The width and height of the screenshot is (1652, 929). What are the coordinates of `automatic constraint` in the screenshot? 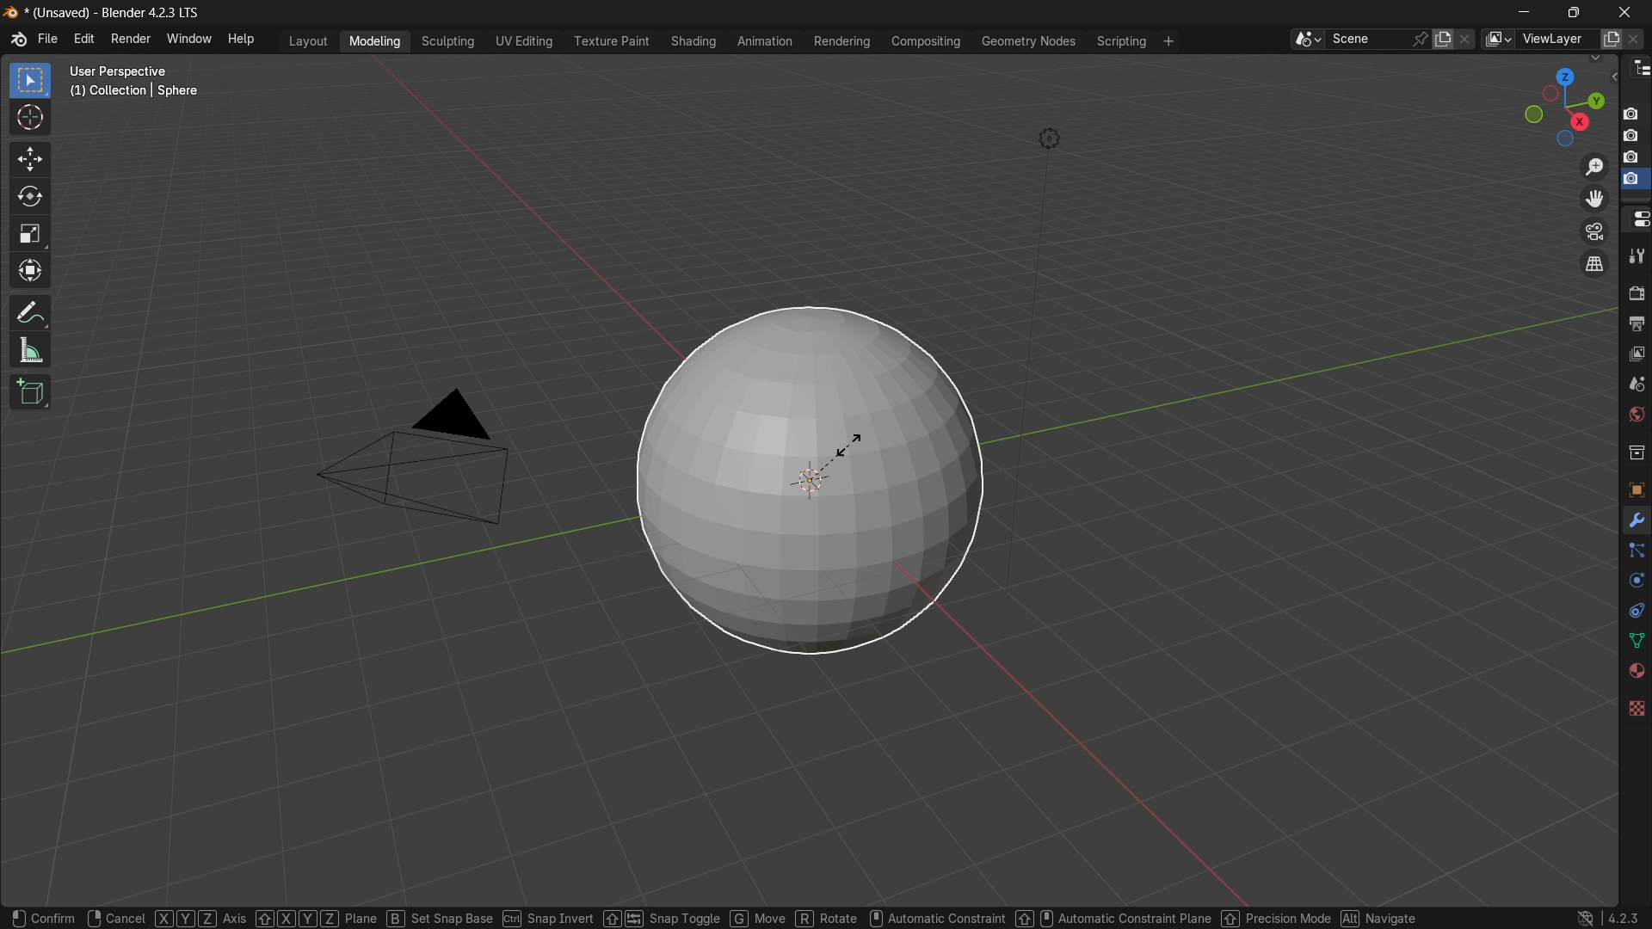 It's located at (935, 910).